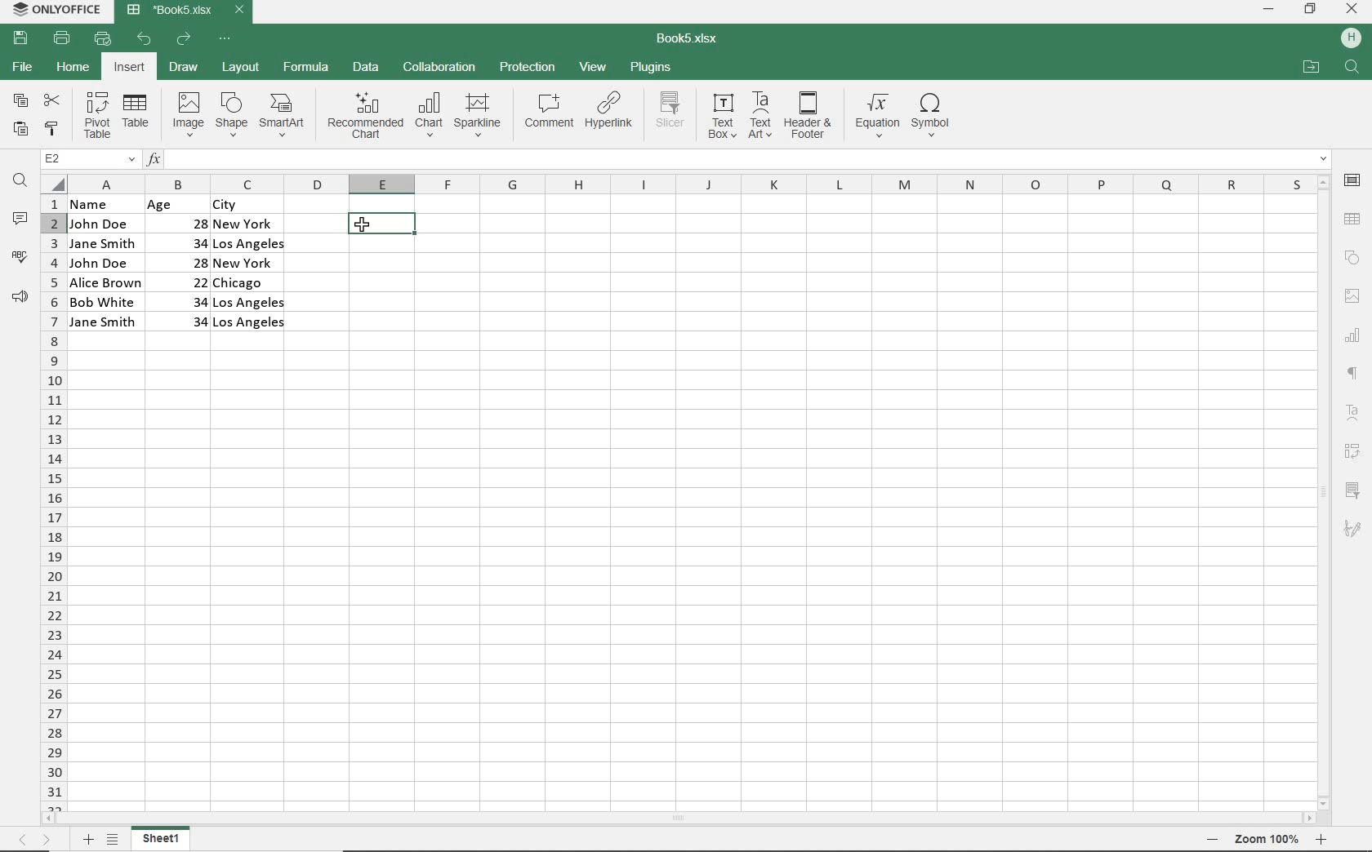  Describe the element at coordinates (368, 67) in the screenshot. I see `DATA` at that location.